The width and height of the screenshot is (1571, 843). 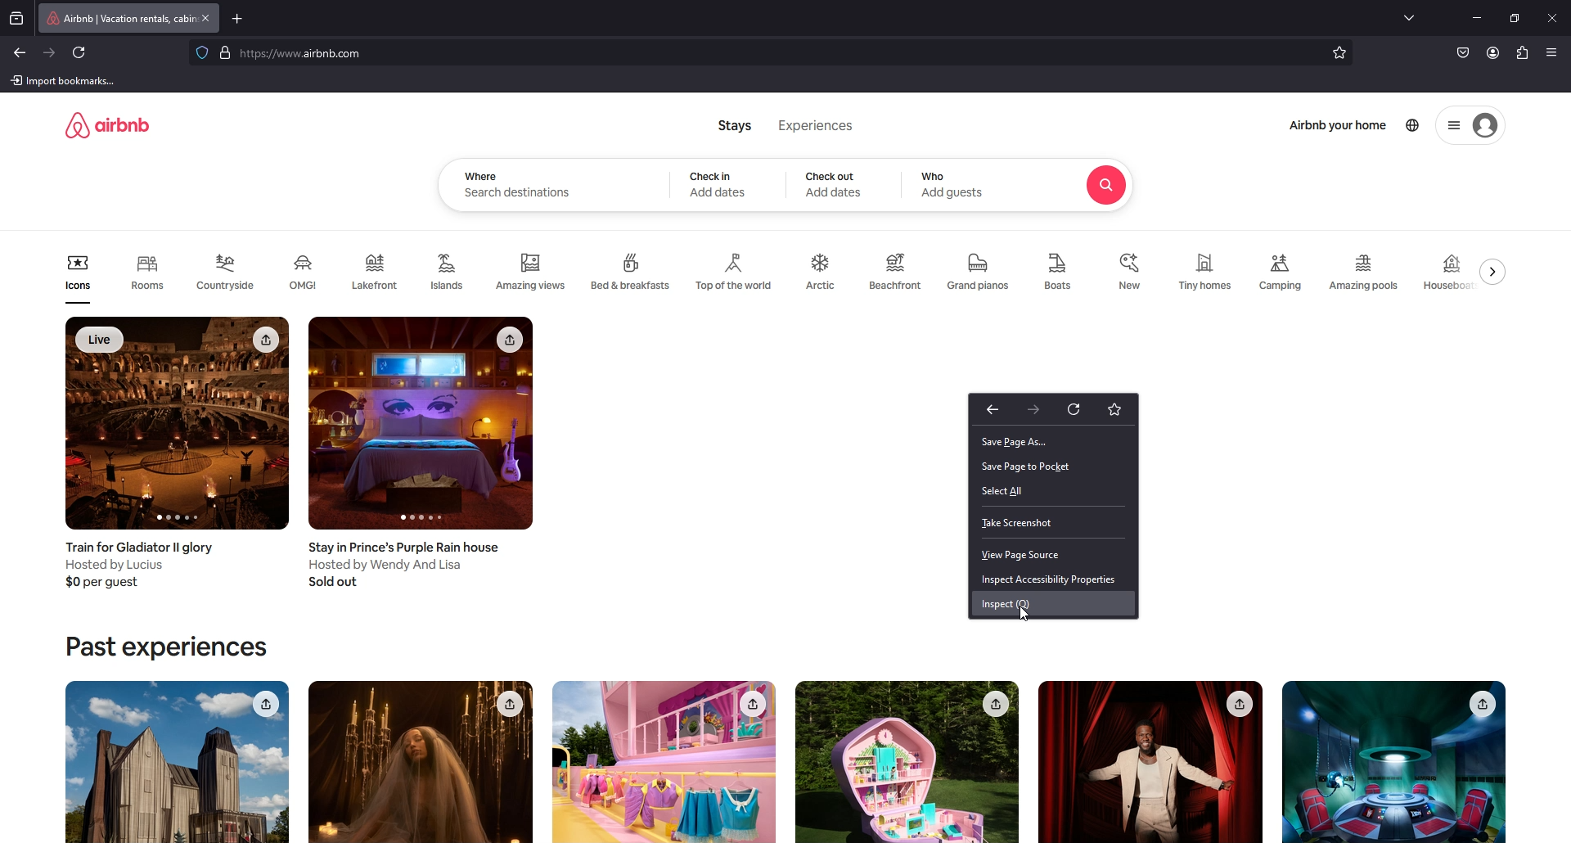 I want to click on favourites, so click(x=1340, y=54).